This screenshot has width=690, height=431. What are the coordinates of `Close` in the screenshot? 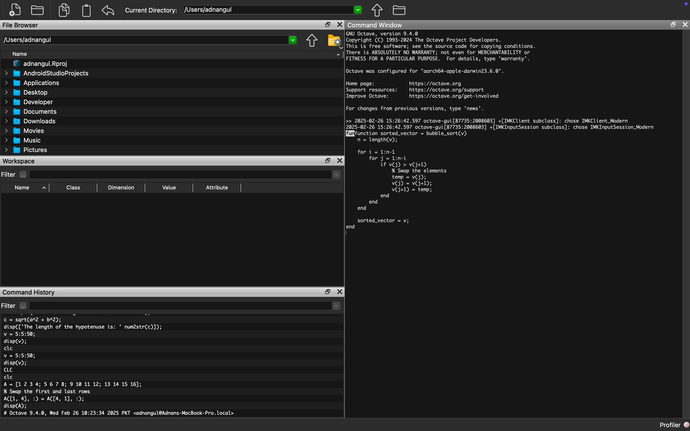 It's located at (340, 292).